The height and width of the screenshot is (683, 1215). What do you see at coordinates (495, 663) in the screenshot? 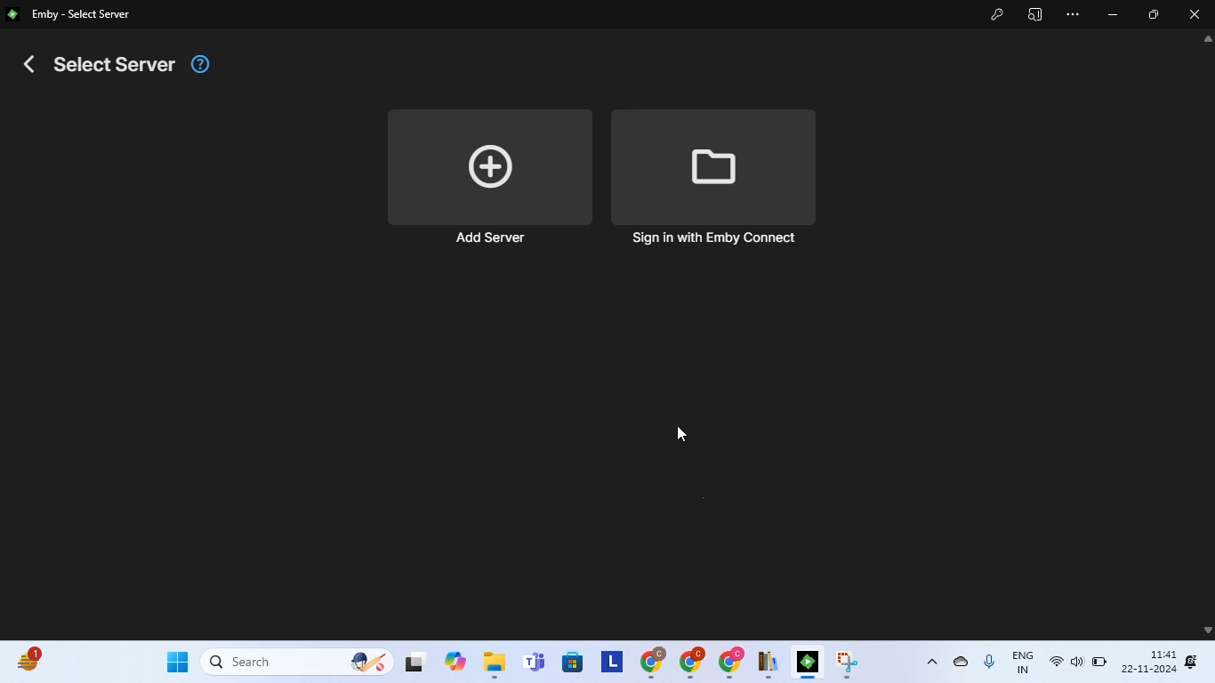
I see `files` at bounding box center [495, 663].